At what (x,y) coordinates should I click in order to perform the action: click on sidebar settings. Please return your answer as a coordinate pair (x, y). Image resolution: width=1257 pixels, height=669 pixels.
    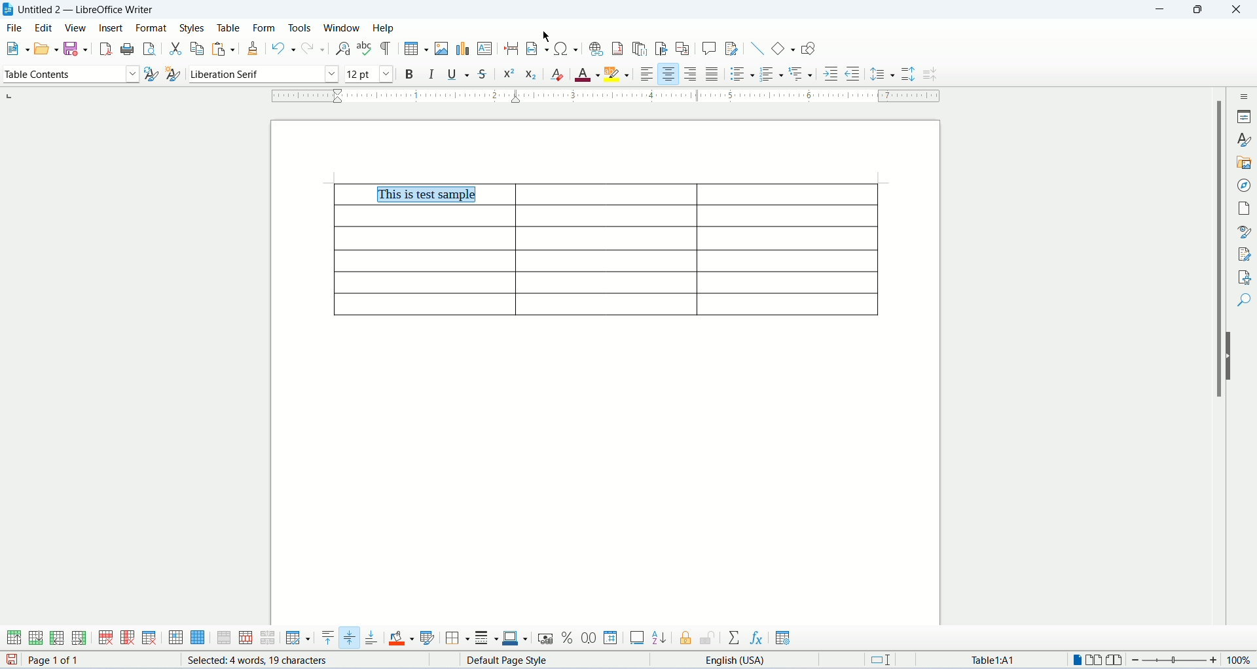
    Looking at the image, I should click on (1243, 95).